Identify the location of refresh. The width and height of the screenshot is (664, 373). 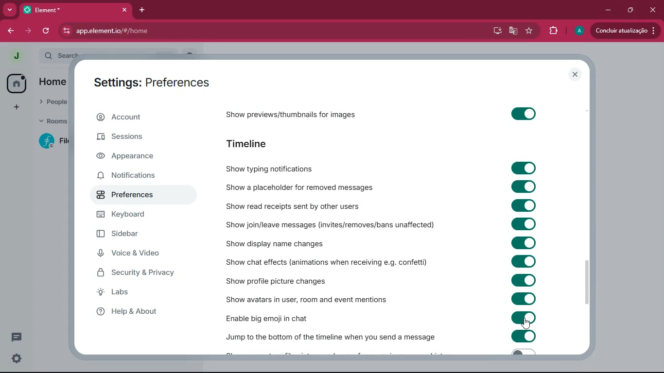
(47, 32).